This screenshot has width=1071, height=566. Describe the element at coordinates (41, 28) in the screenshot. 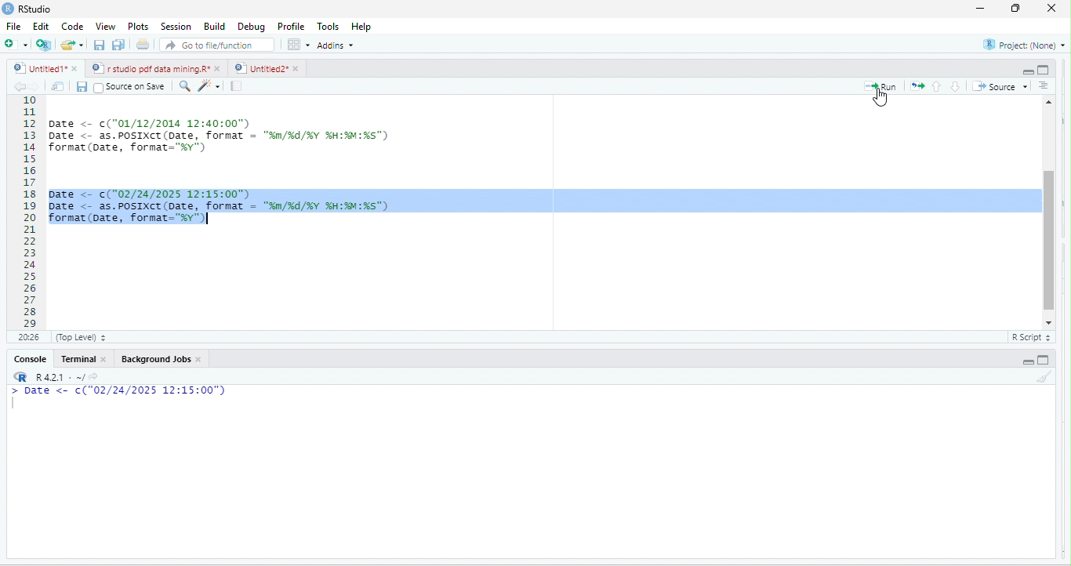

I see `Edit` at that location.